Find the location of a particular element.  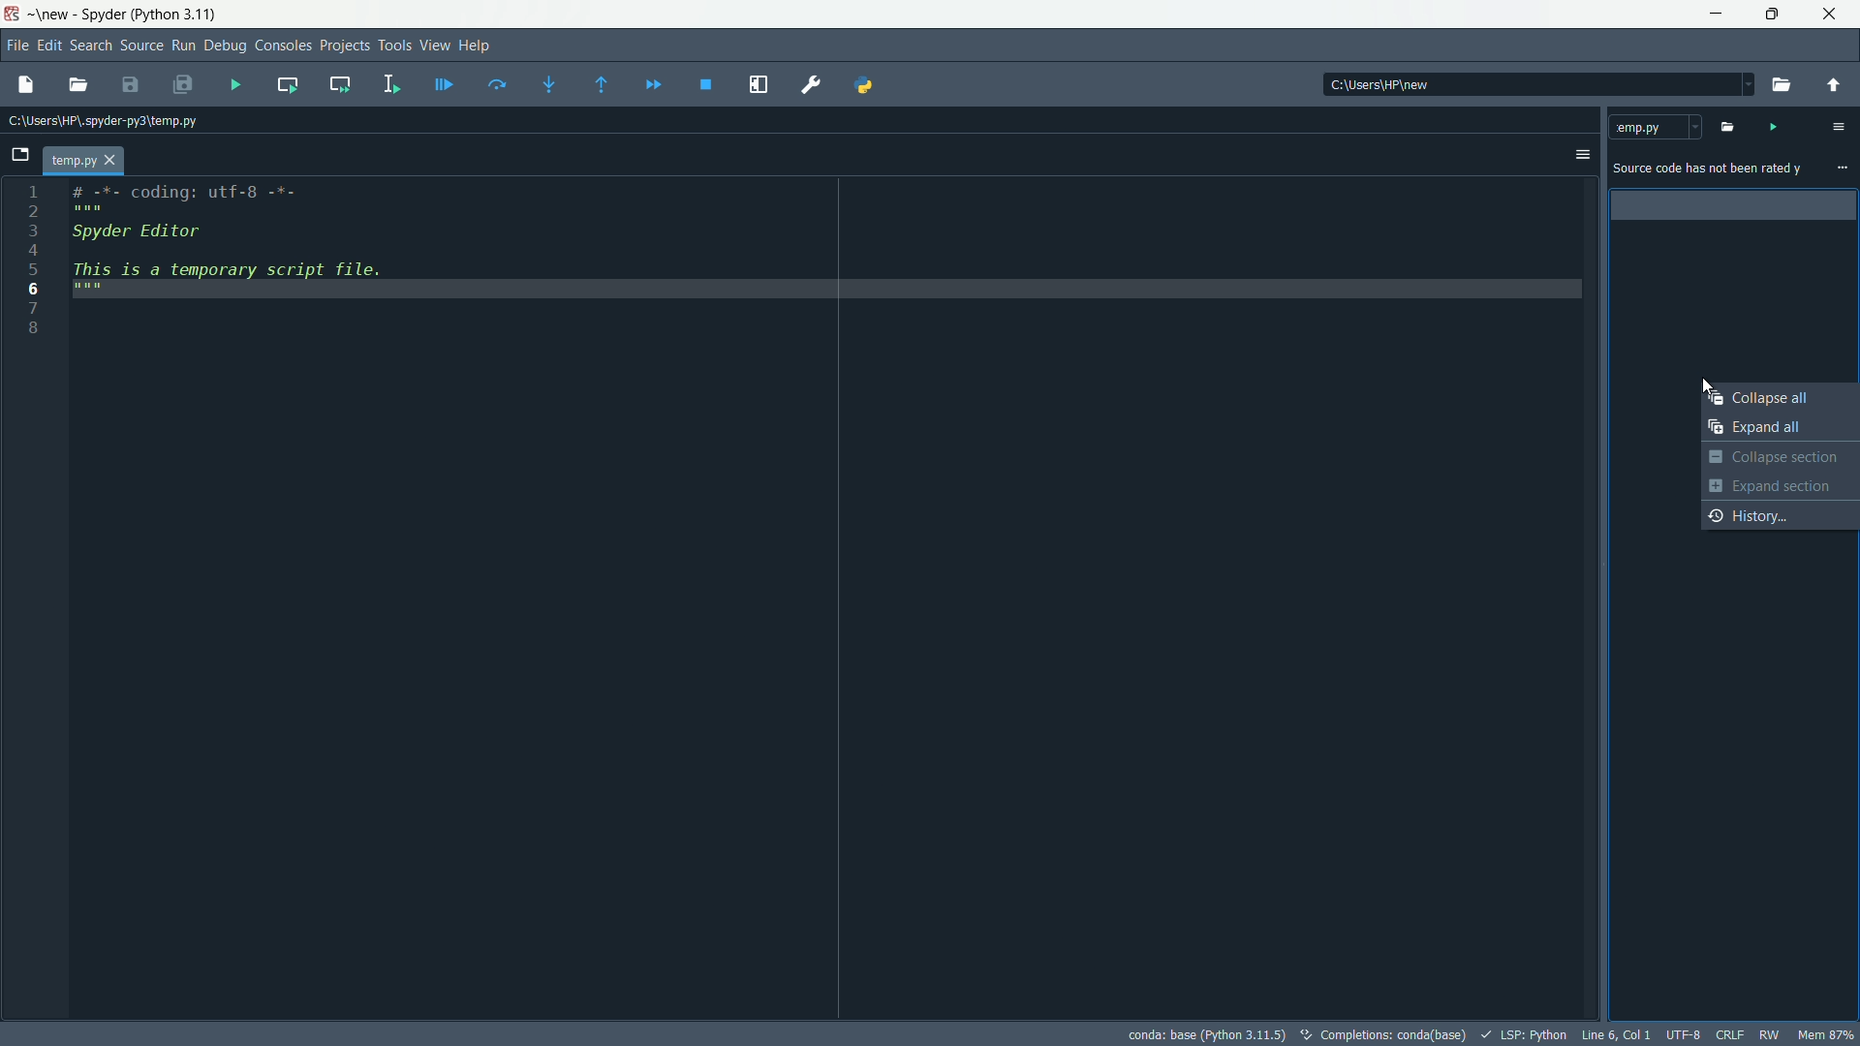

LSP:Python is located at coordinates (1526, 1034).